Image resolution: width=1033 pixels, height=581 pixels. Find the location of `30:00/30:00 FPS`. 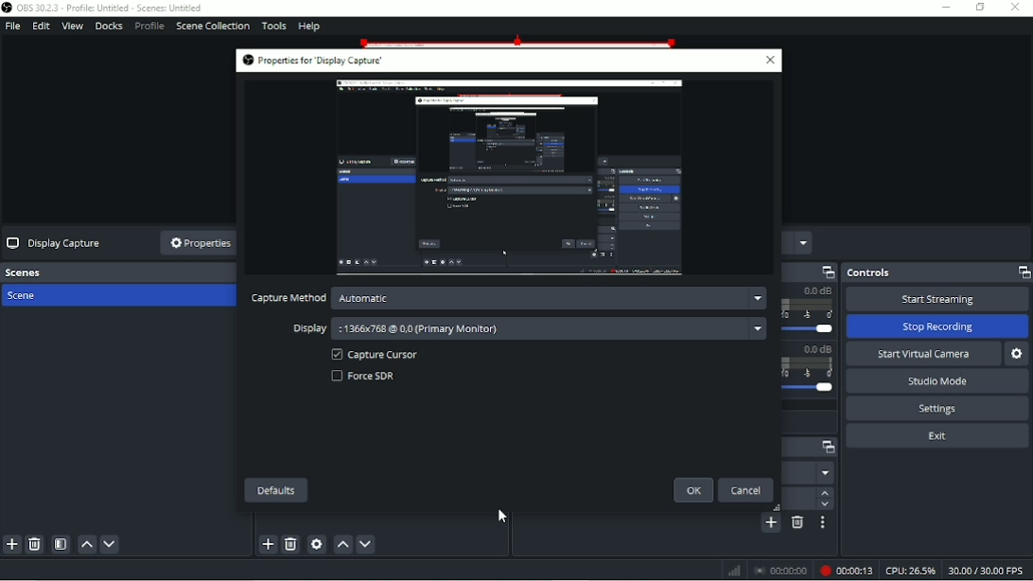

30:00/30:00 FPS is located at coordinates (990, 571).